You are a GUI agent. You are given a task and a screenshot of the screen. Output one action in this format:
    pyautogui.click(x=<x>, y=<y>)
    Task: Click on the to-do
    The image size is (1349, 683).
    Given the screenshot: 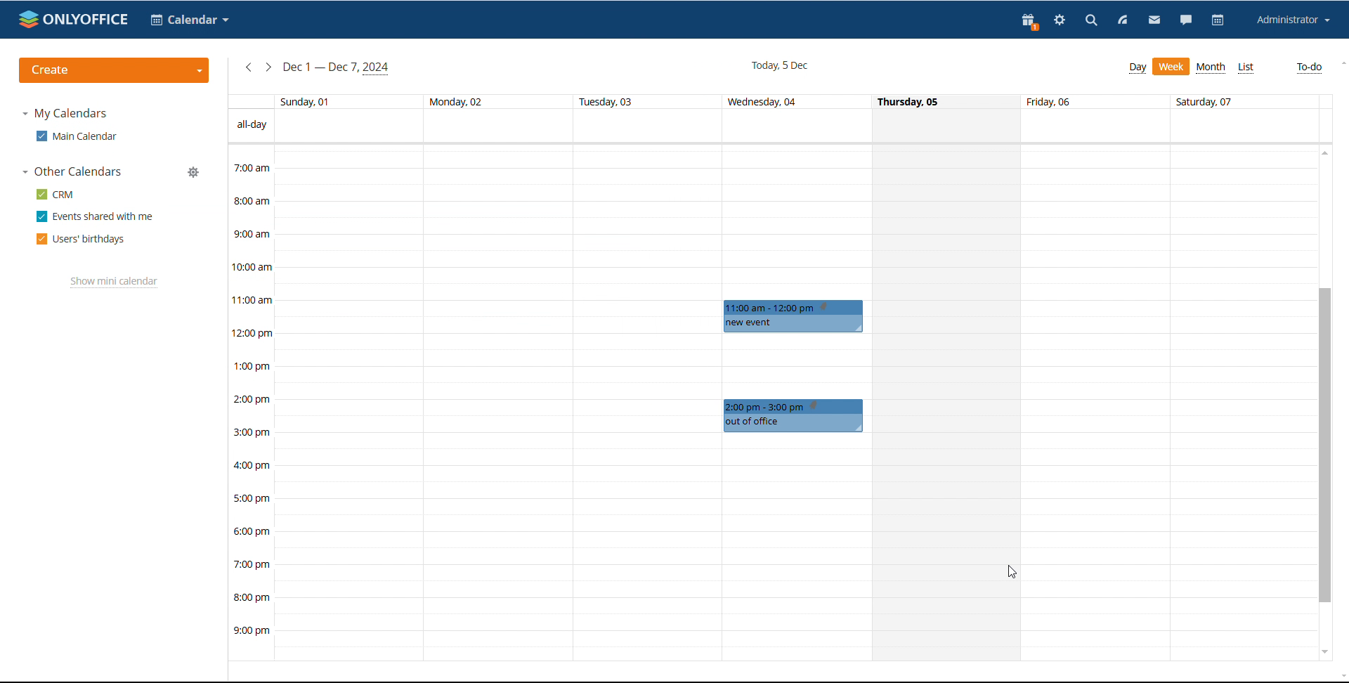 What is the action you would take?
    pyautogui.click(x=1310, y=68)
    